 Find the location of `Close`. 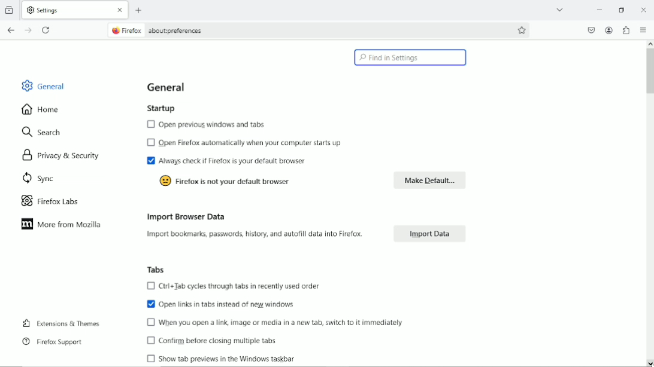

Close is located at coordinates (643, 10).